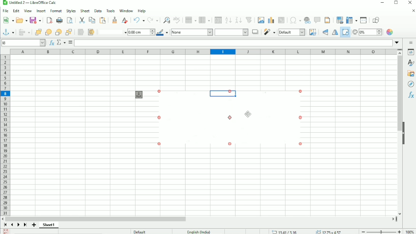 This screenshot has height=234, width=416. I want to click on Freeze rows and columns, so click(352, 20).